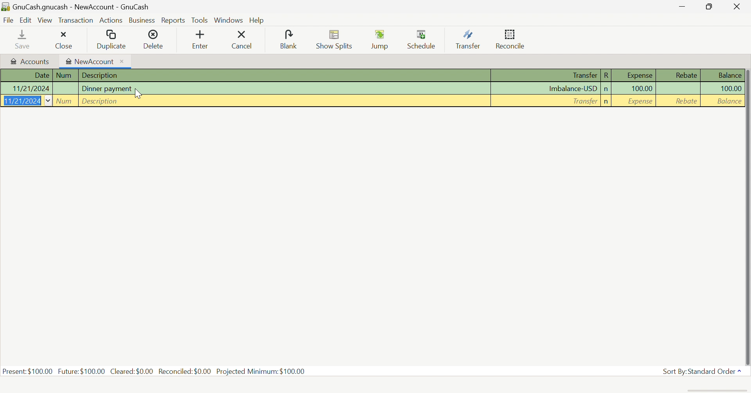 The width and height of the screenshot is (751, 393). Describe the element at coordinates (727, 88) in the screenshot. I see `100.00` at that location.